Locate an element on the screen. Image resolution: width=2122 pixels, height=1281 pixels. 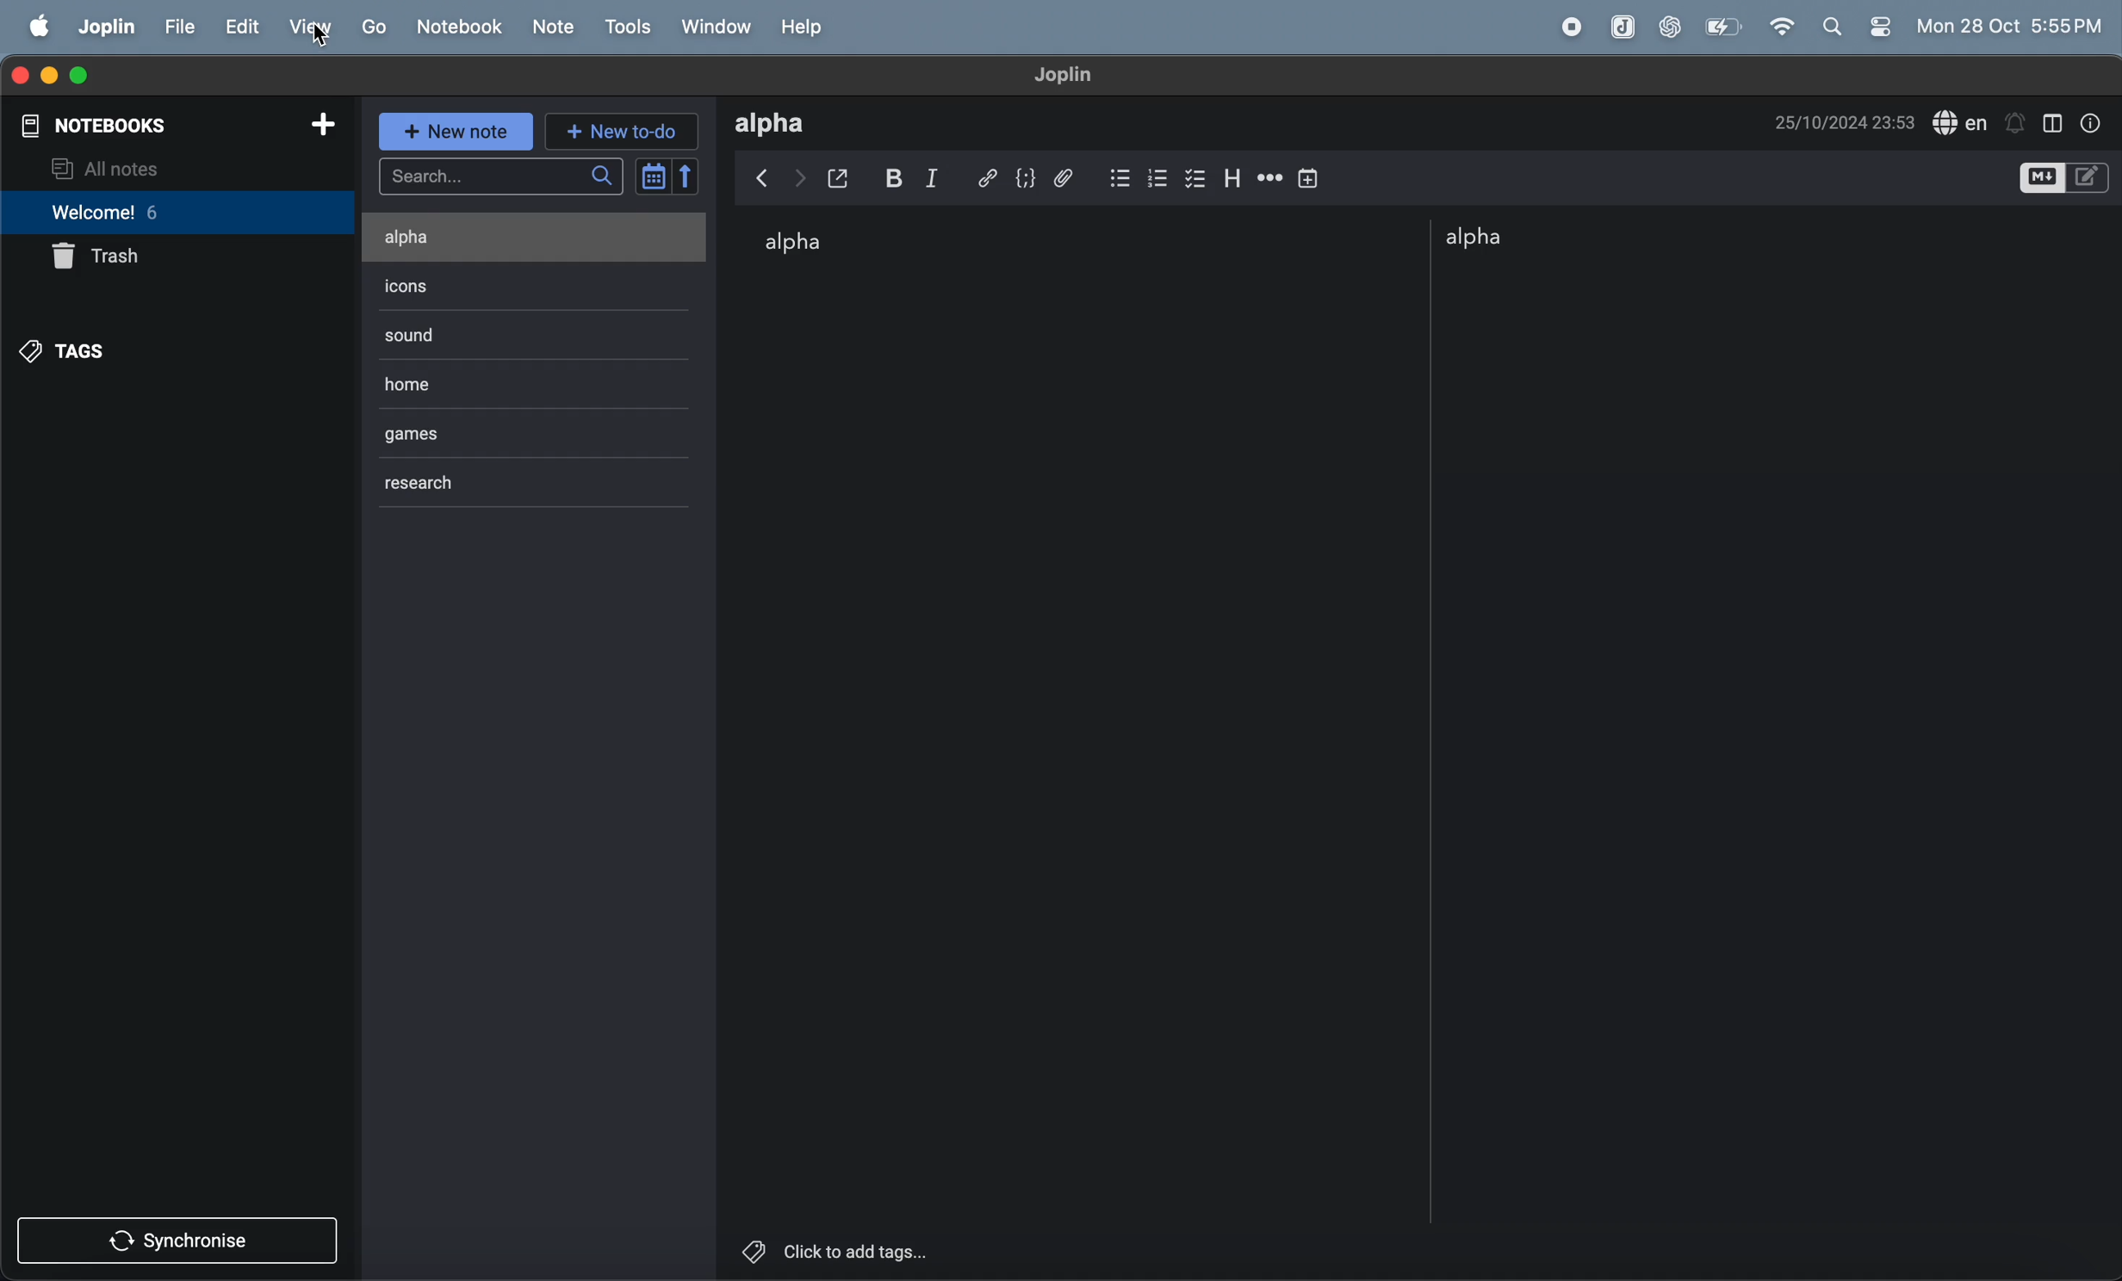
toggle external editing is located at coordinates (847, 176).